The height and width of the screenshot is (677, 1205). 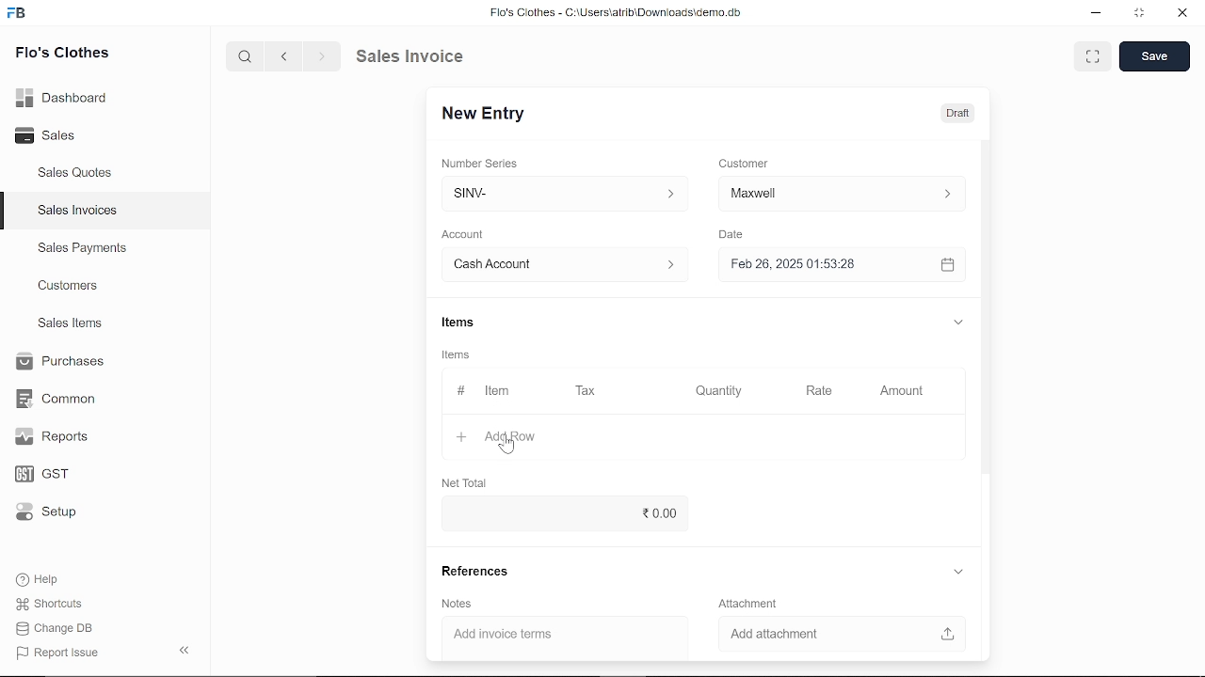 What do you see at coordinates (819, 265) in the screenshot?
I see `Feb 26, 2025 01:53:28` at bounding box center [819, 265].